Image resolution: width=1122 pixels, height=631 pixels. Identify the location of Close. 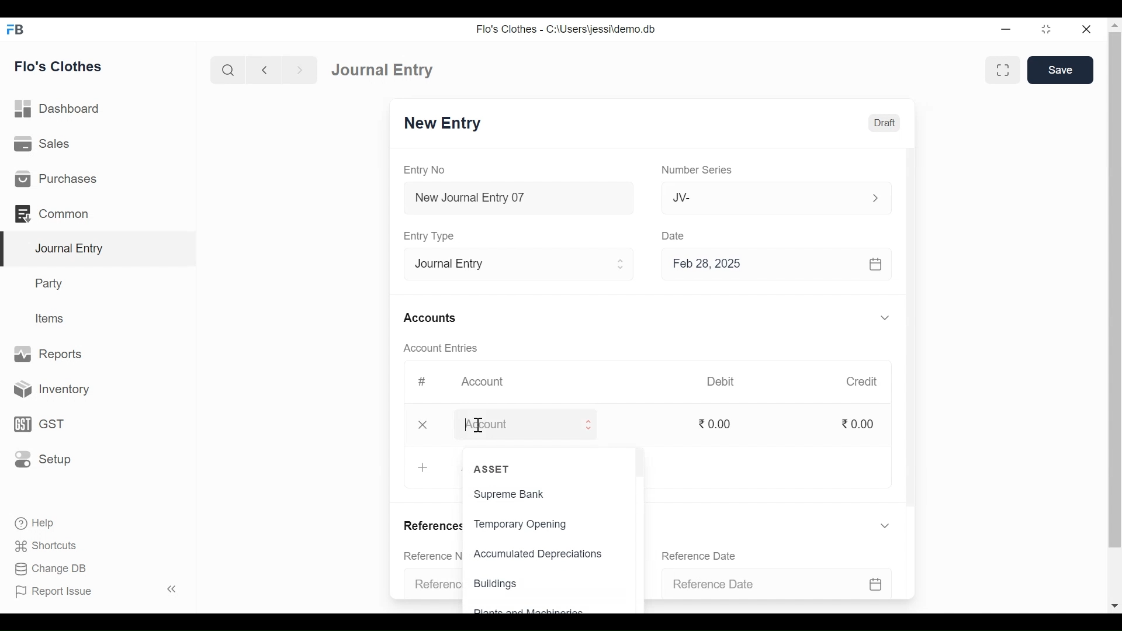
(1089, 30).